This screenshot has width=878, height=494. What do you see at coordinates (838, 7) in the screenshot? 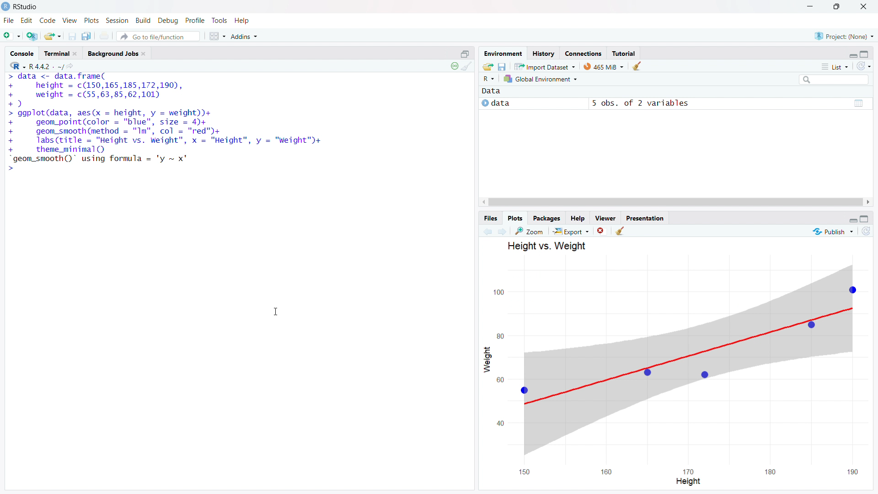
I see `maximize` at bounding box center [838, 7].